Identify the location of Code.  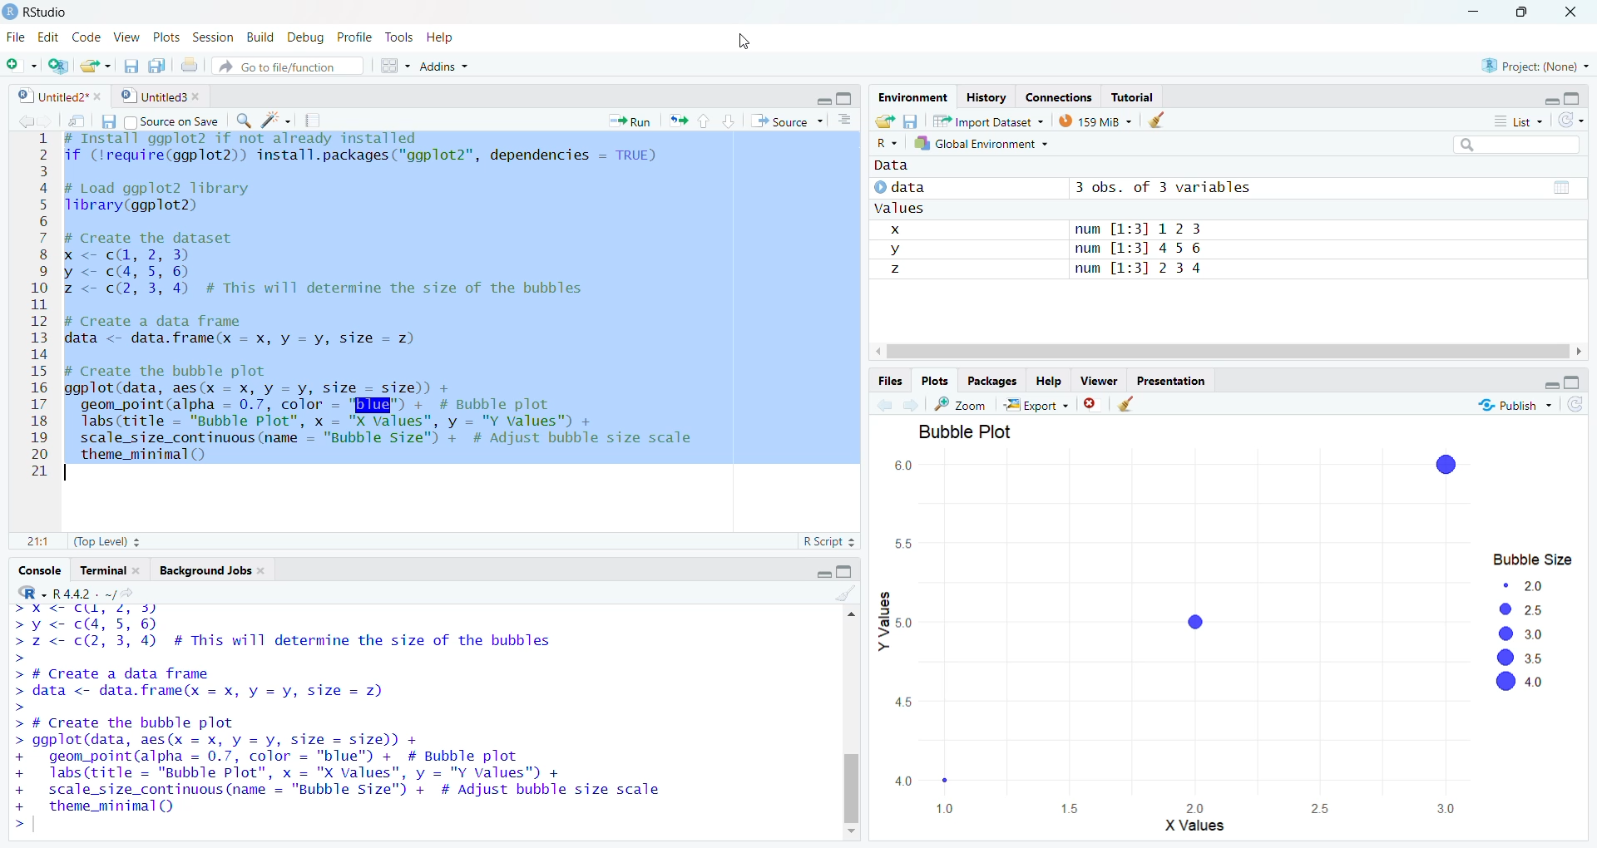
(87, 38).